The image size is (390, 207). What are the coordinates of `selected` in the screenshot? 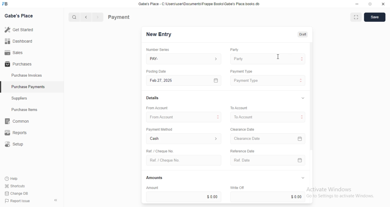 It's located at (2, 88).